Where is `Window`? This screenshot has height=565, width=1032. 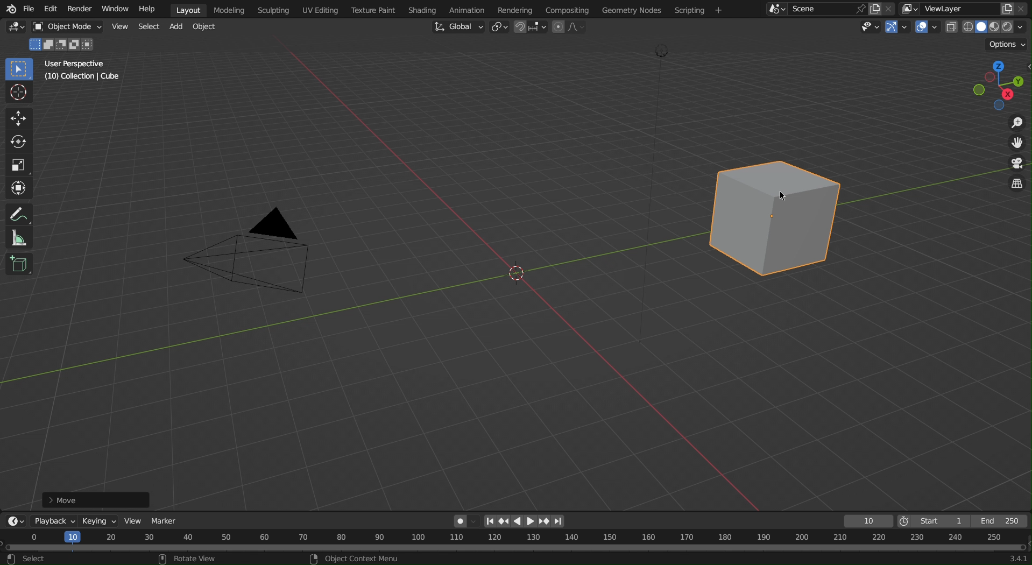 Window is located at coordinates (118, 9).